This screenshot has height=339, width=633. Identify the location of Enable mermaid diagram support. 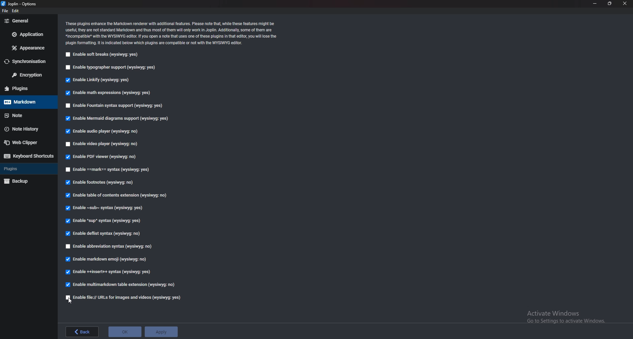
(117, 119).